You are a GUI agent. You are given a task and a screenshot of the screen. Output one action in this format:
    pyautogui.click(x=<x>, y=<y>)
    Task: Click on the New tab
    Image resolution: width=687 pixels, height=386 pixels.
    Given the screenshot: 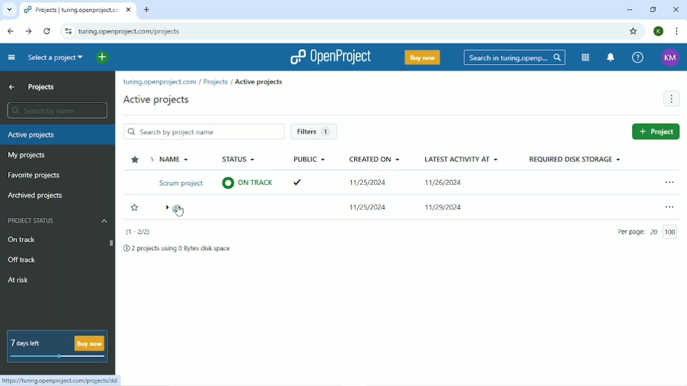 What is the action you would take?
    pyautogui.click(x=147, y=9)
    